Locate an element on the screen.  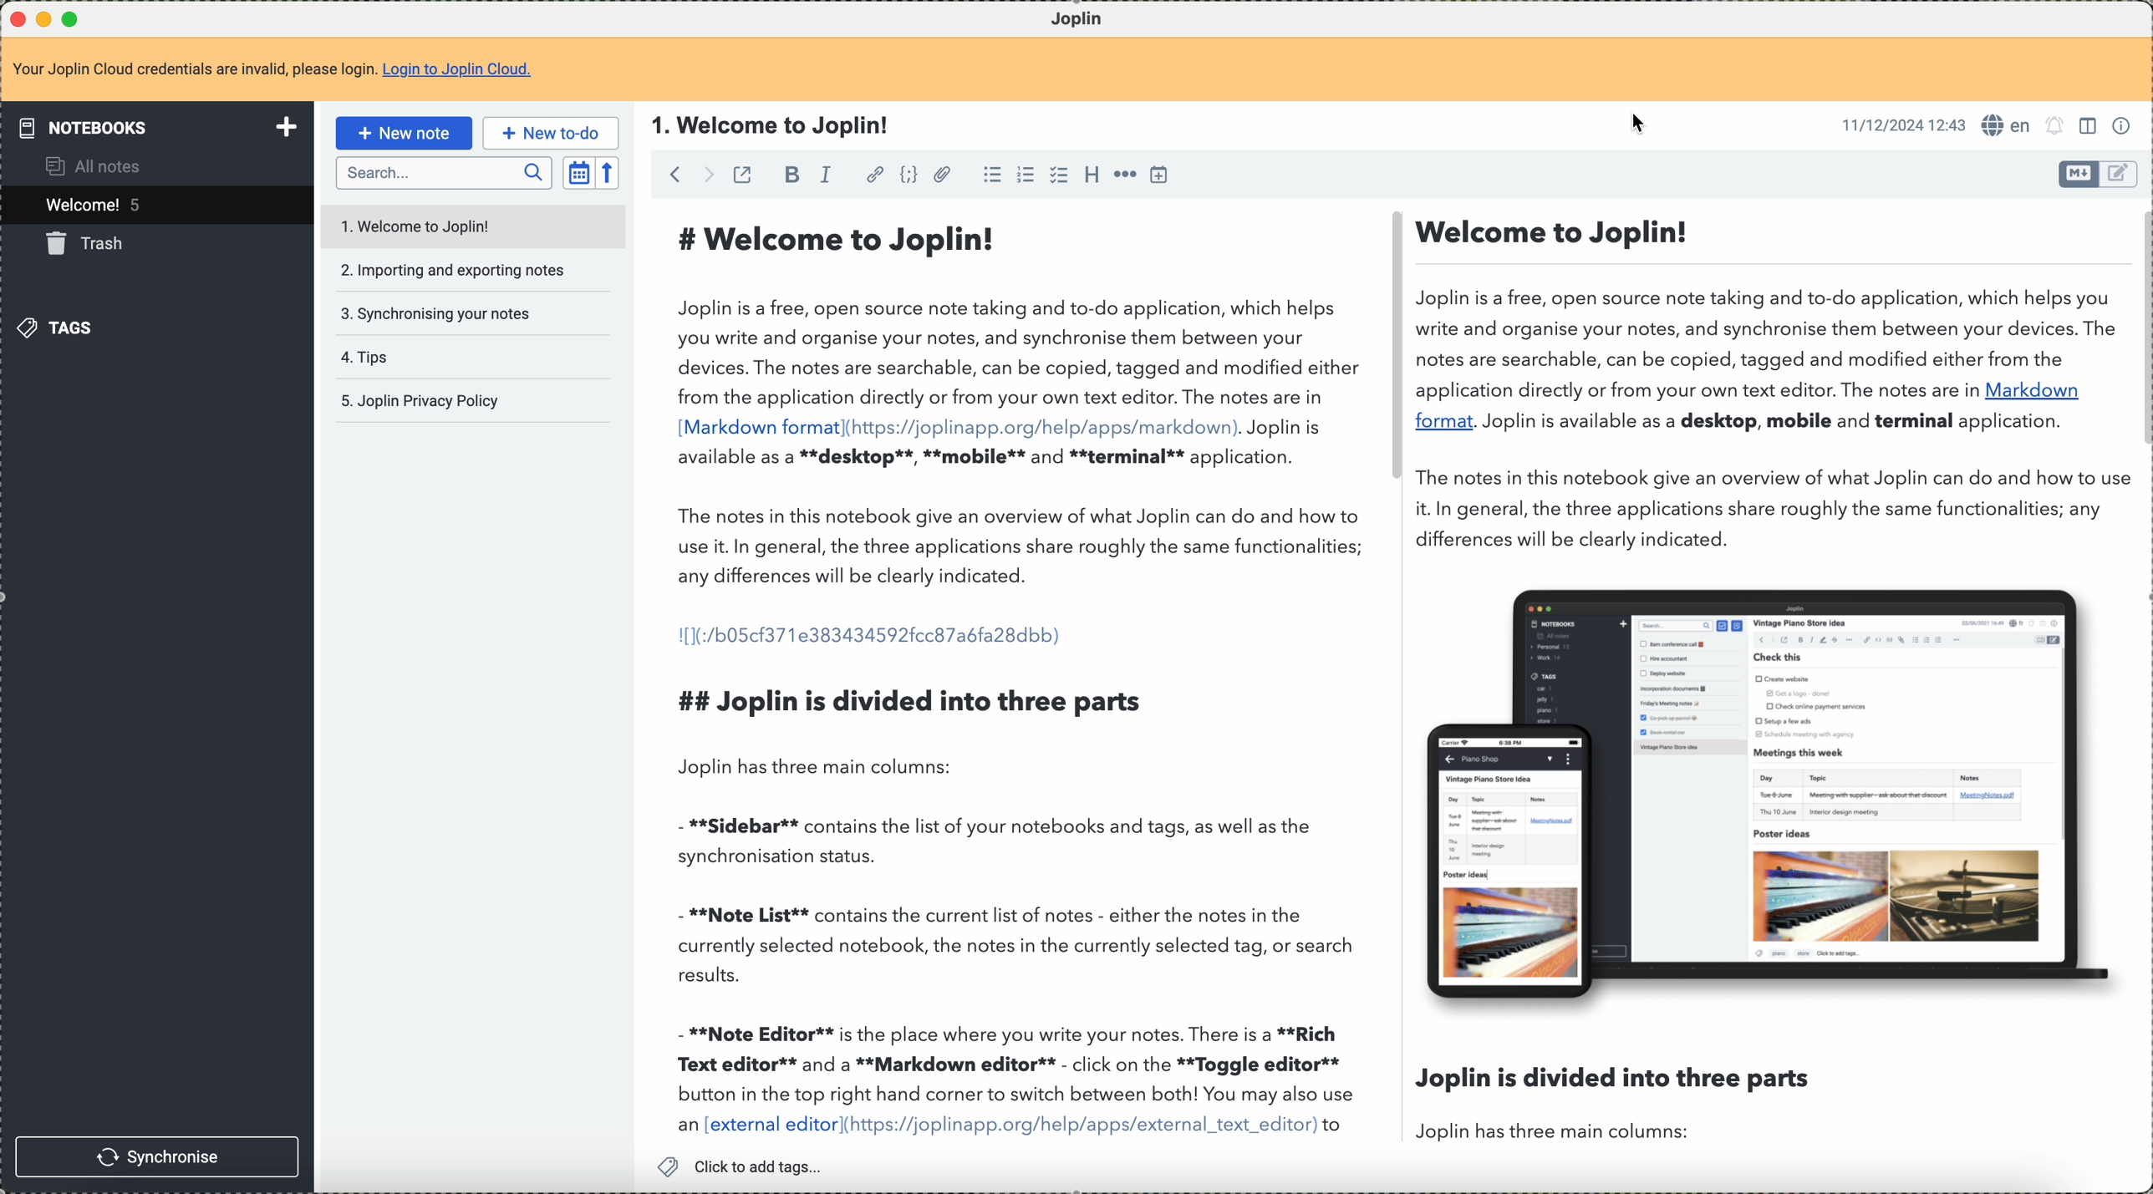
welcome to Joplin note is located at coordinates (470, 224).